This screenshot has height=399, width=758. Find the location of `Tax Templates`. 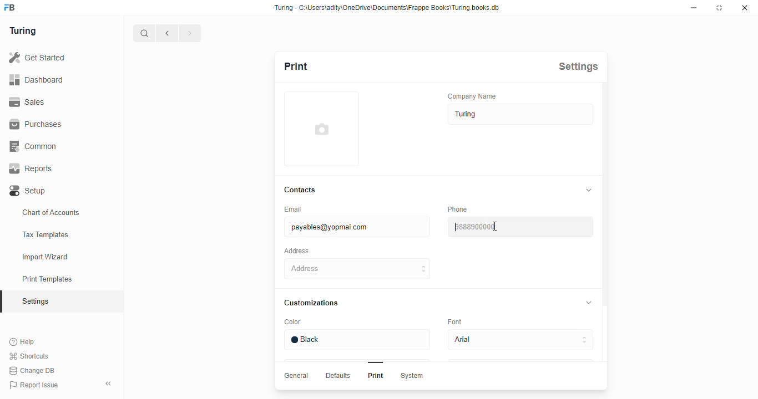

Tax Templates is located at coordinates (51, 233).